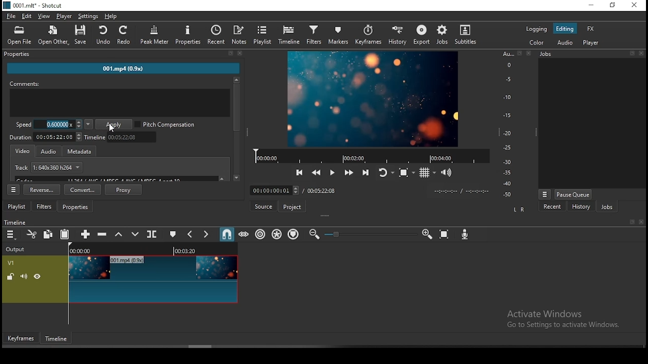 This screenshot has height=364, width=648. What do you see at coordinates (373, 98) in the screenshot?
I see `preview` at bounding box center [373, 98].